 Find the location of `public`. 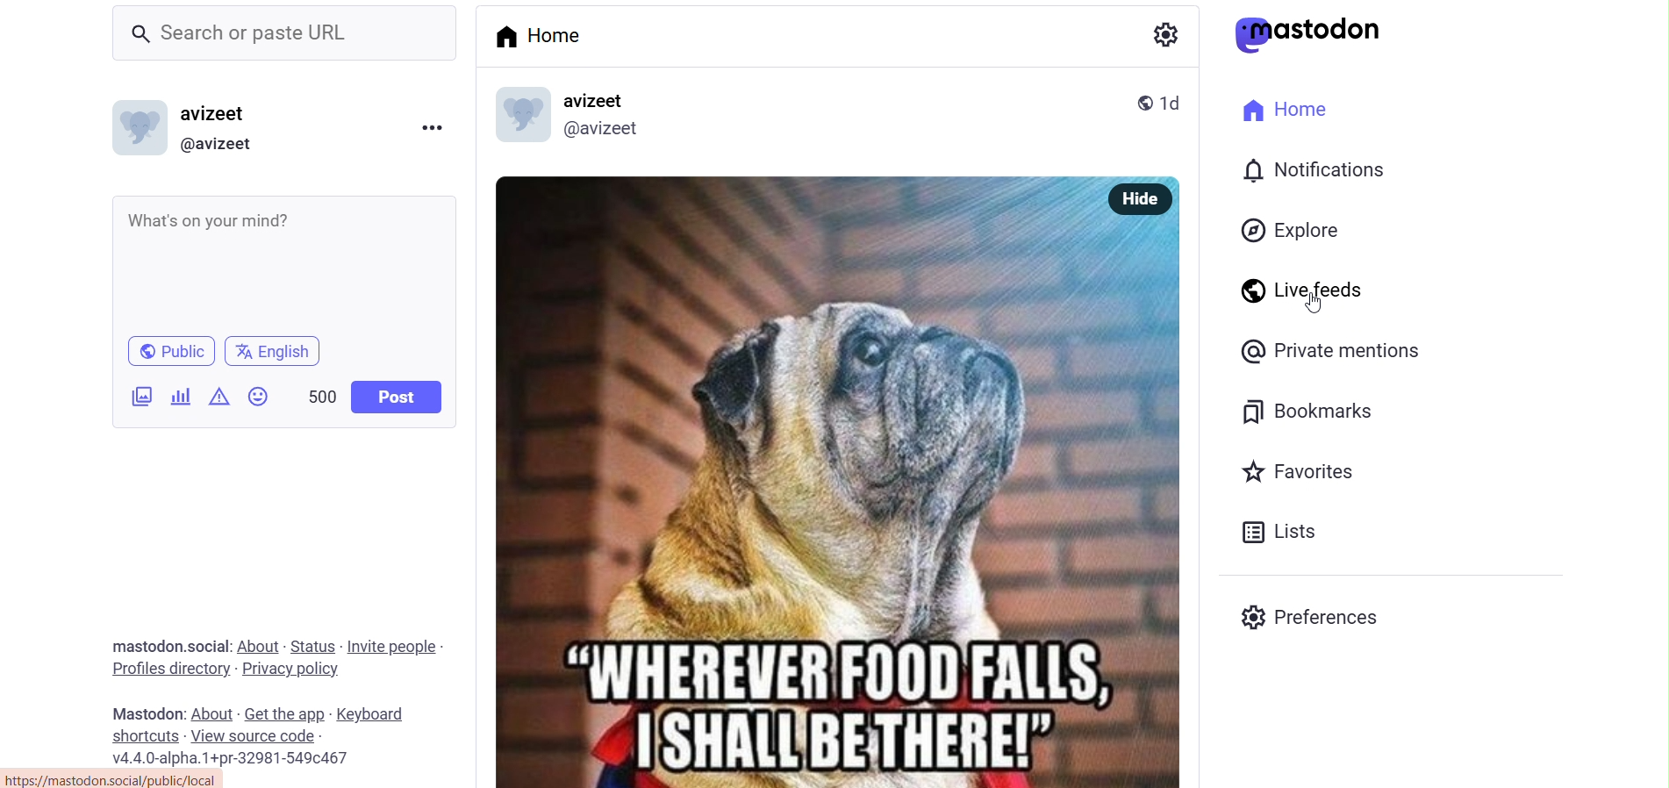

public is located at coordinates (1143, 104).